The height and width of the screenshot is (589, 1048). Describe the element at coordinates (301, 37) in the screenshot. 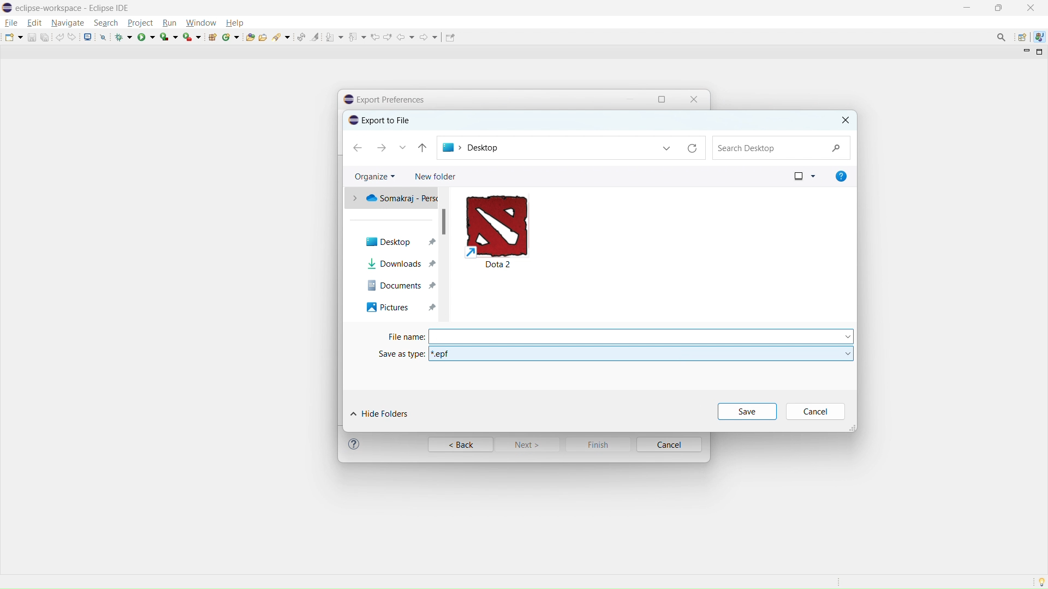

I see `toggle ant editor auto reconcile` at that location.